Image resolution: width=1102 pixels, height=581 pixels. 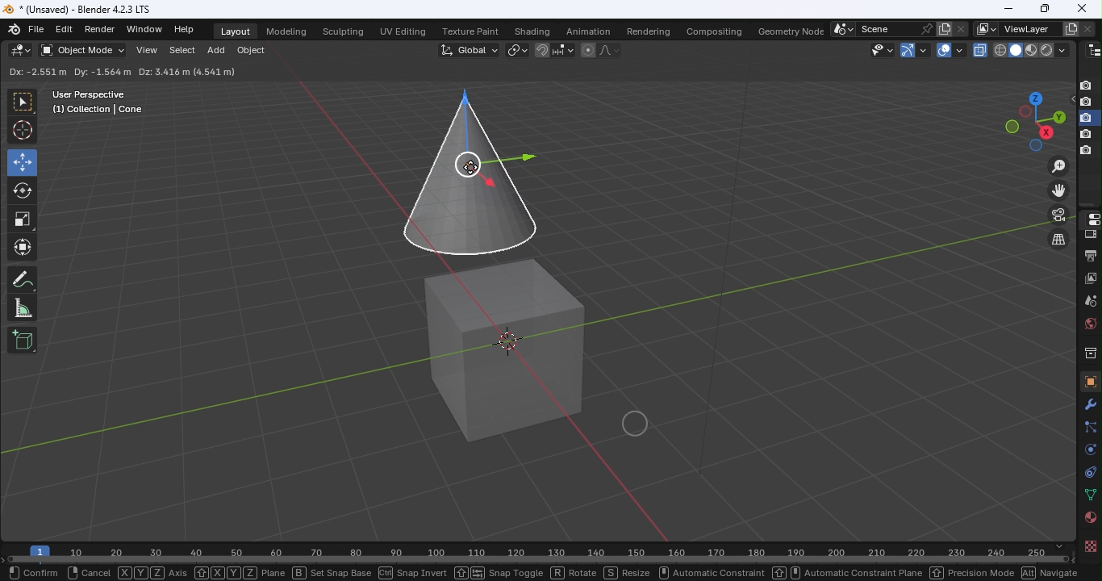 What do you see at coordinates (1090, 495) in the screenshot?
I see `Data` at bounding box center [1090, 495].